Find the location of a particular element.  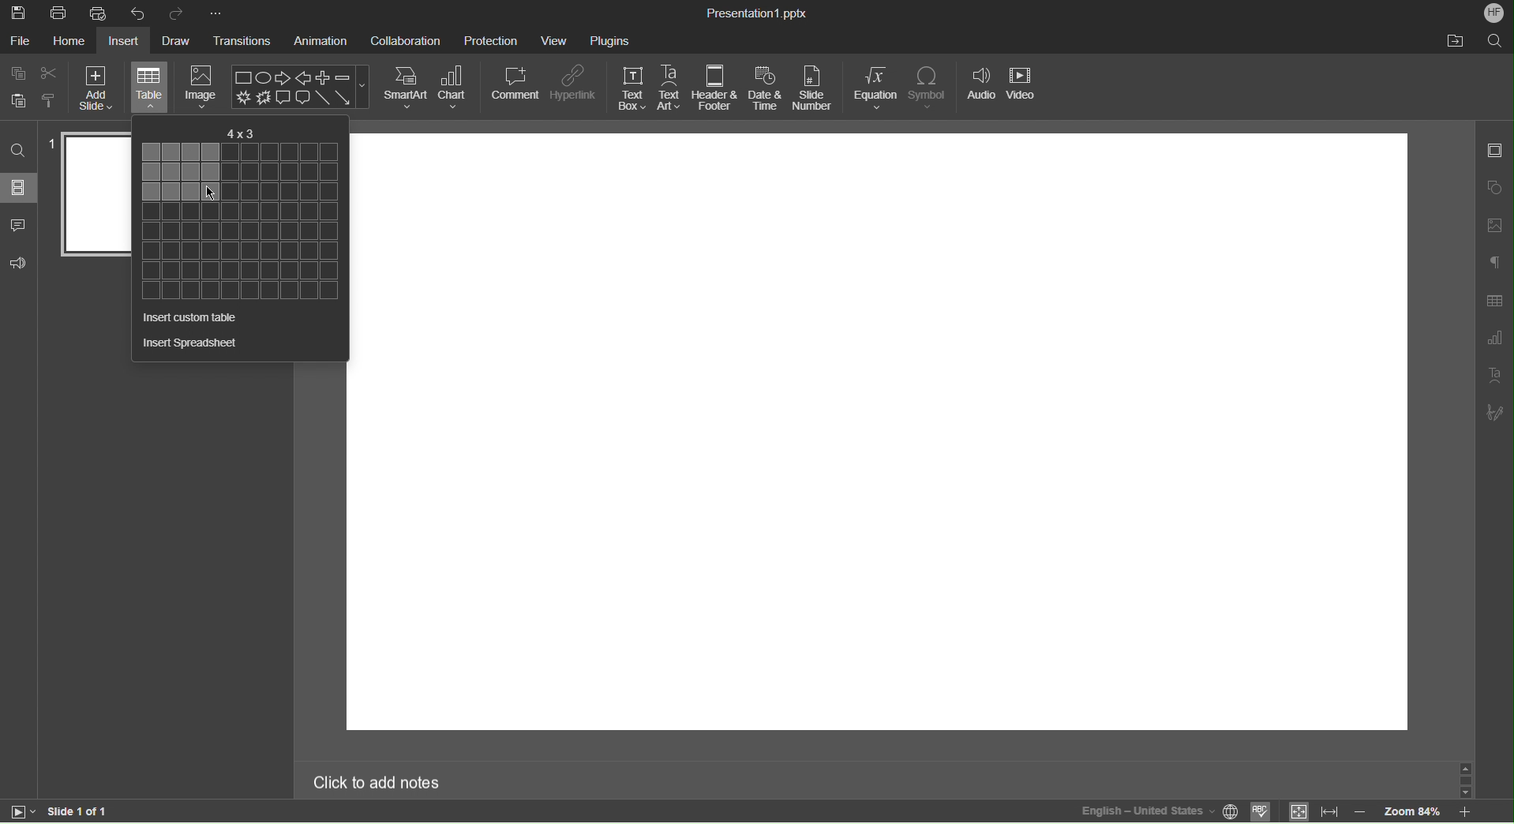

Insert spreadsheet is located at coordinates (189, 342).